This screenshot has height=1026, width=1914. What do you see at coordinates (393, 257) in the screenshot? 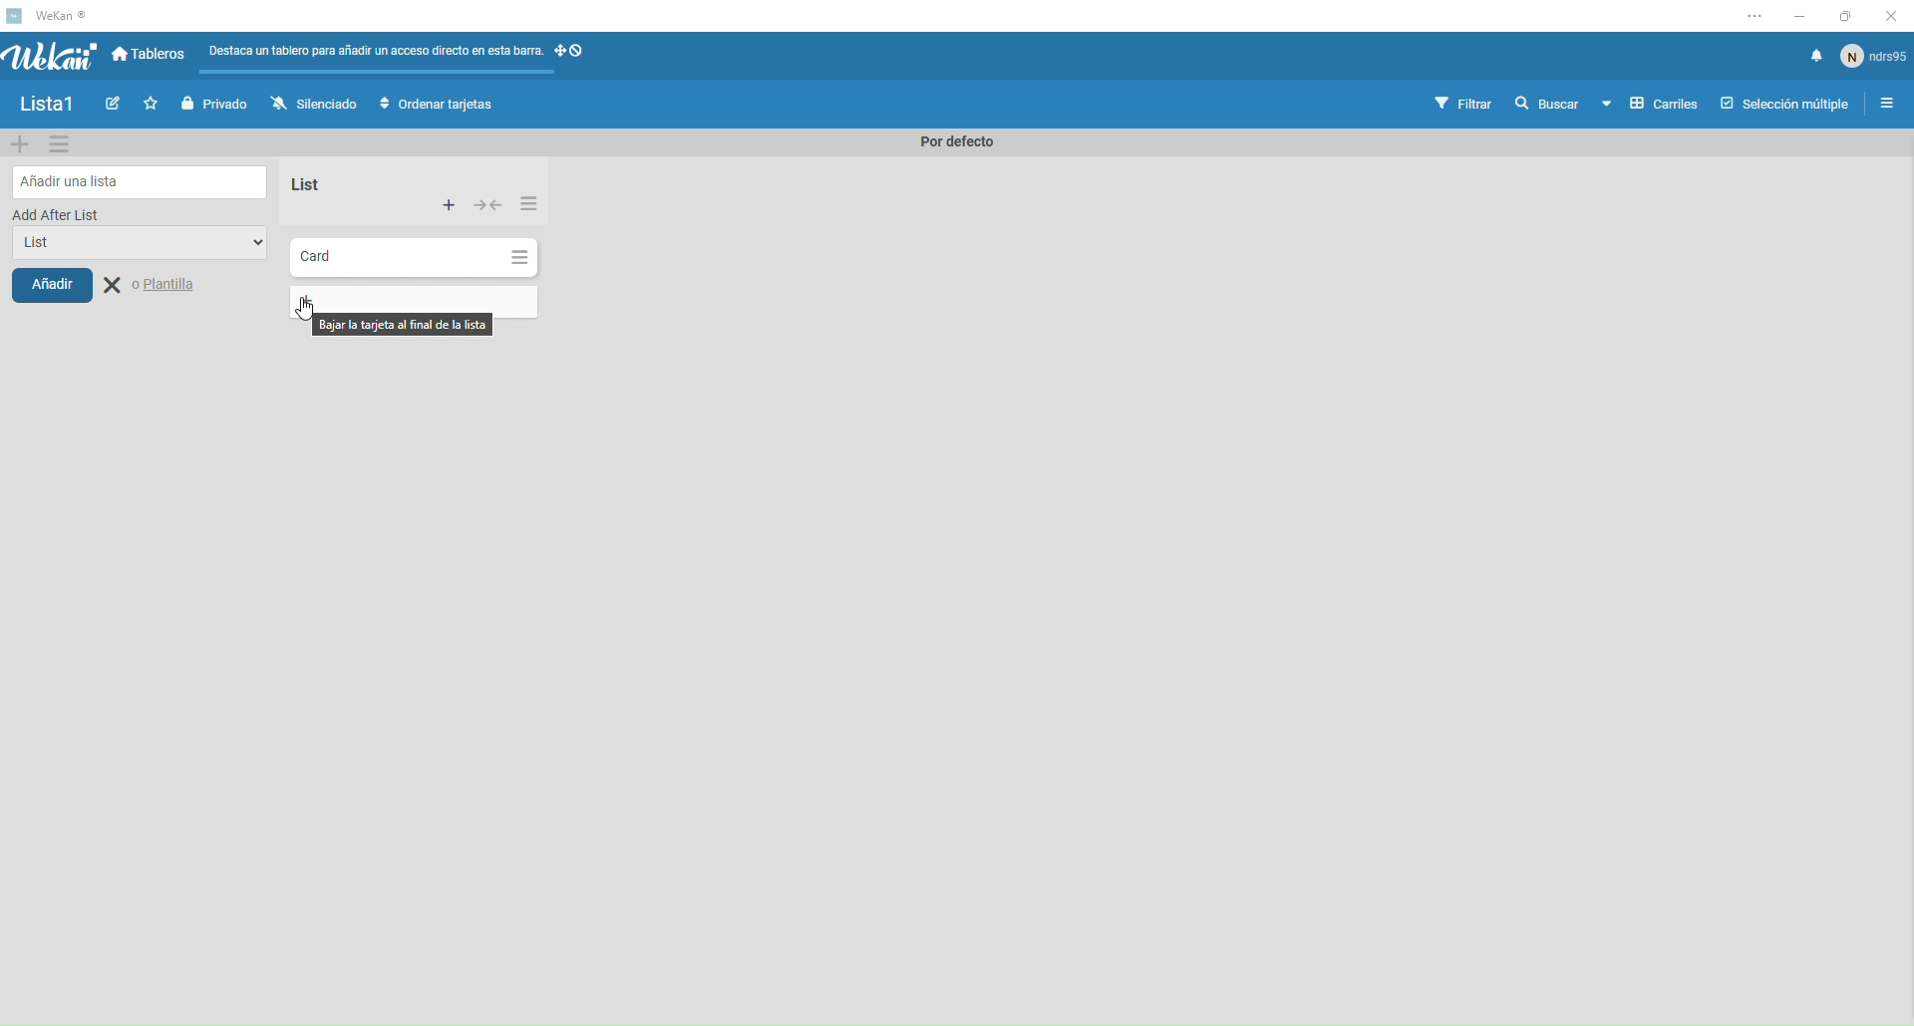
I see `Card` at bounding box center [393, 257].